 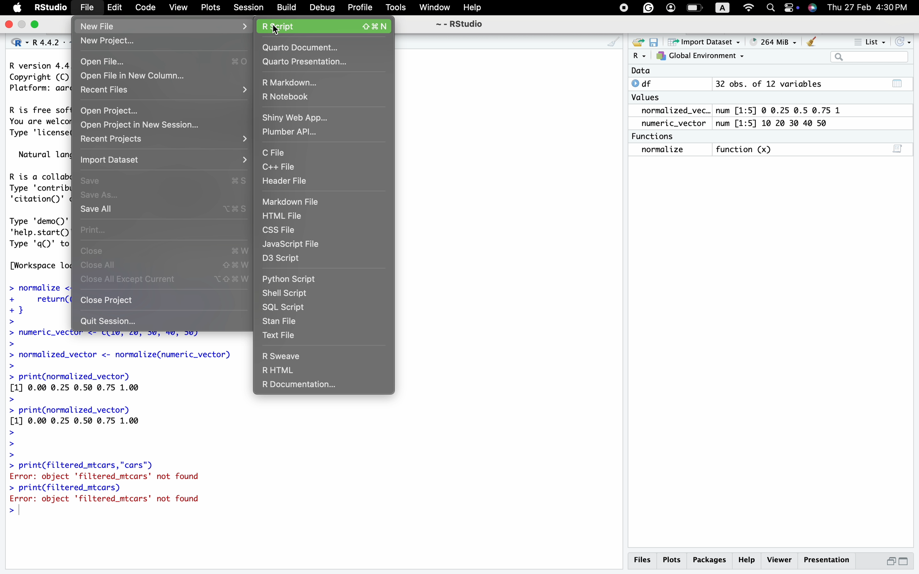 I want to click on normalize <
return
}, so click(x=36, y=303).